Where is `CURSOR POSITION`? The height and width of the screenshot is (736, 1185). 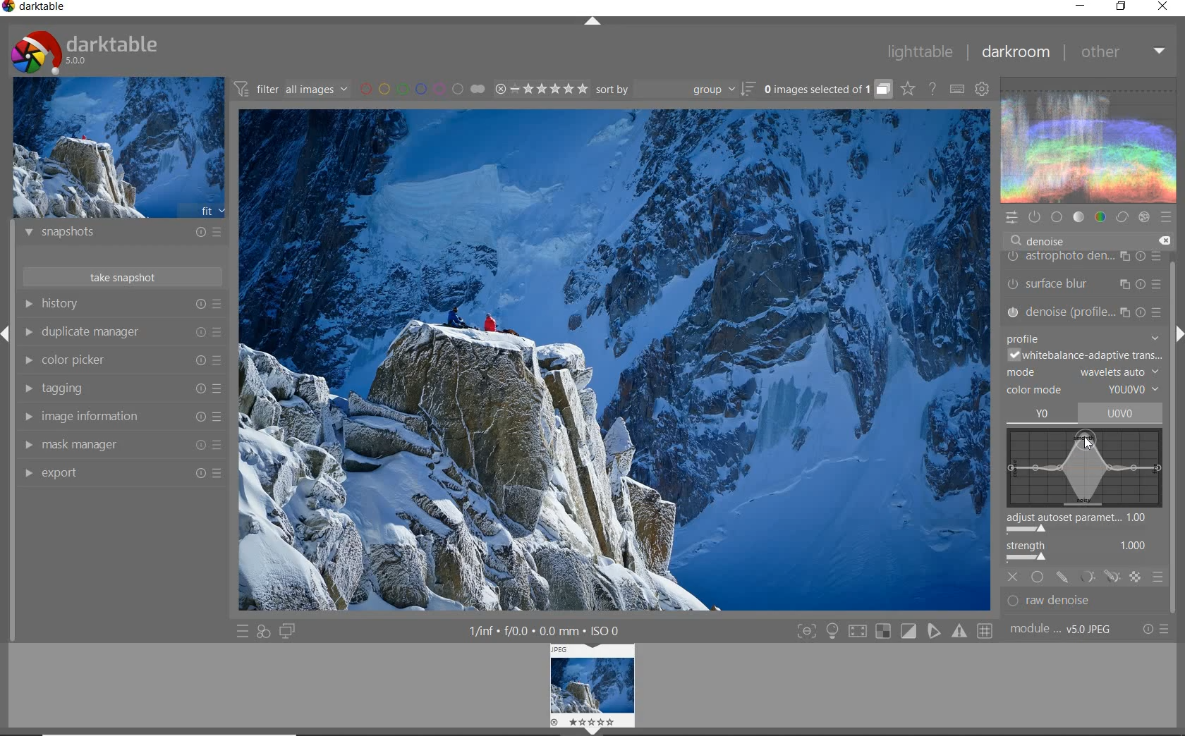
CURSOR POSITION is located at coordinates (1088, 443).